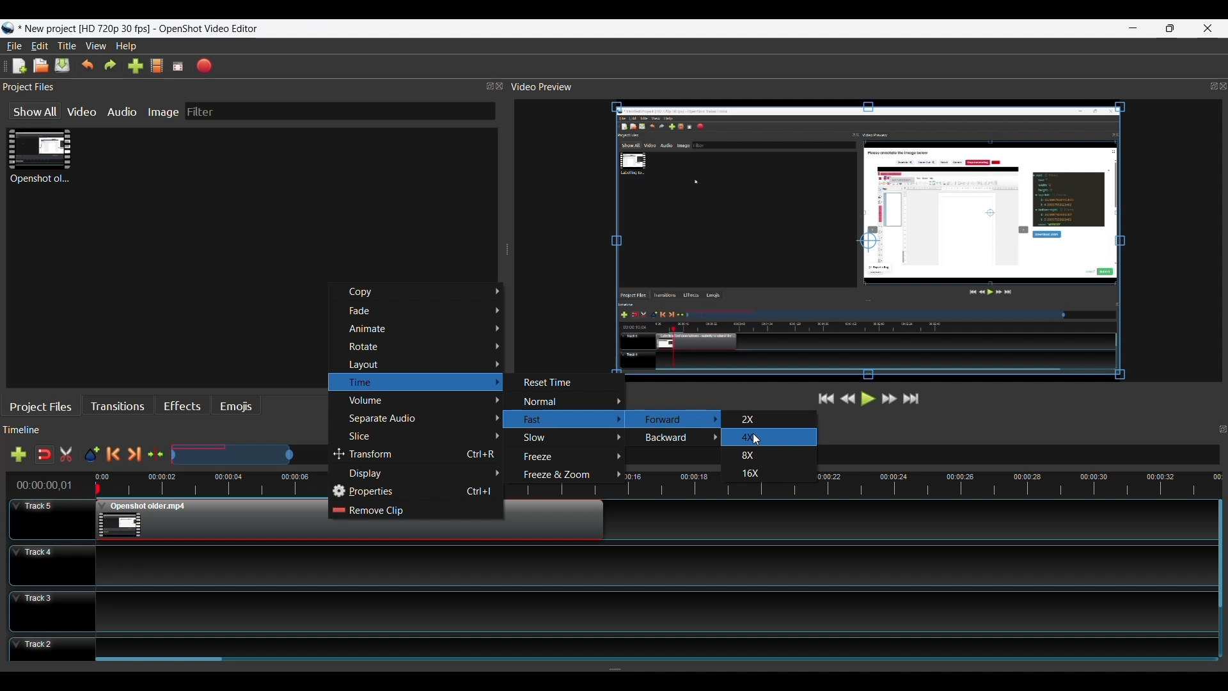 The height and width of the screenshot is (691, 1228). I want to click on Separate Audio, so click(423, 420).